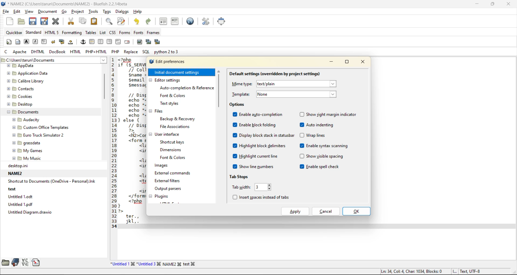 Image resolution: width=517 pixels, height=275 pixels. What do you see at coordinates (21, 104) in the screenshot?
I see `Desktop` at bounding box center [21, 104].